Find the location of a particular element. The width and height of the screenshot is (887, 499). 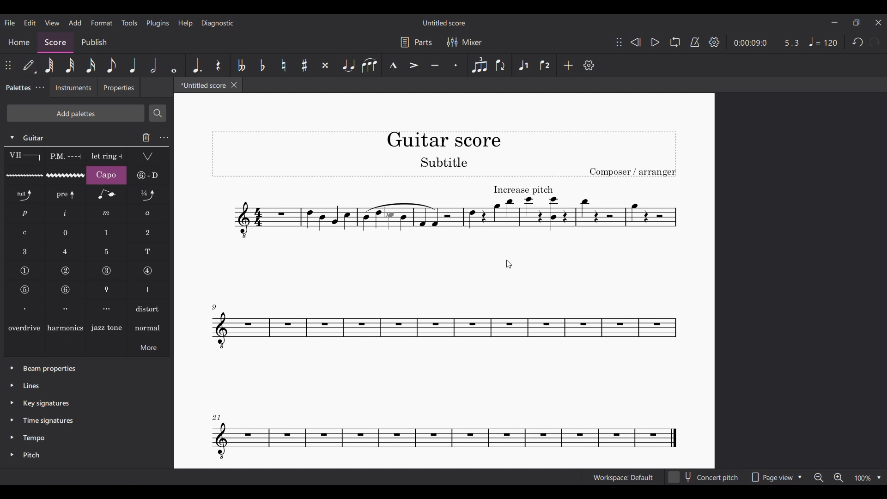

LH guitar fingering 0 is located at coordinates (66, 232).